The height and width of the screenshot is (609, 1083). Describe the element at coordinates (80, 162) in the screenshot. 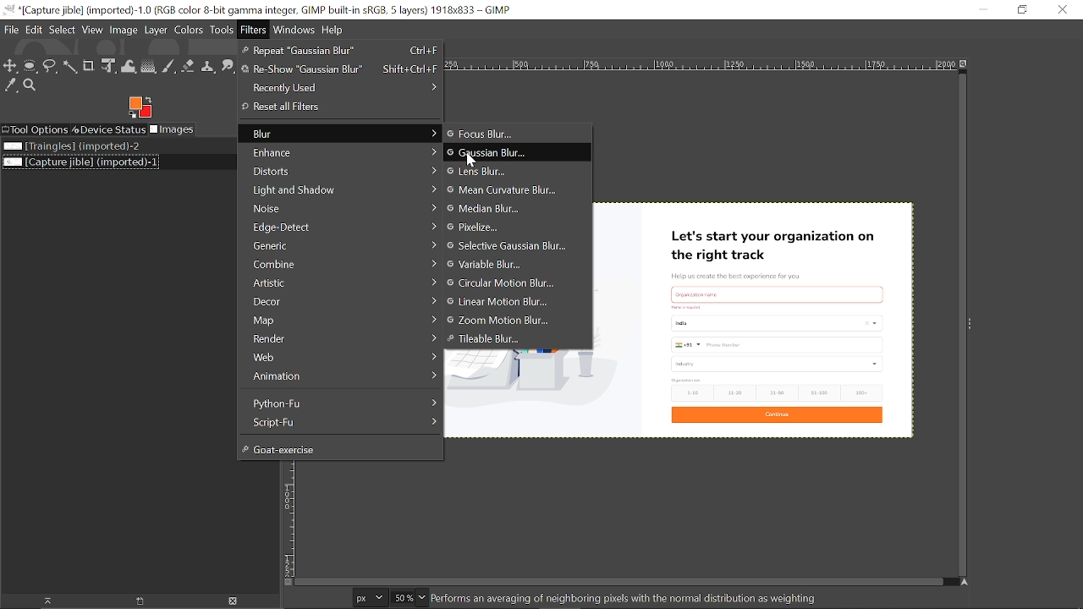

I see `Current file` at that location.